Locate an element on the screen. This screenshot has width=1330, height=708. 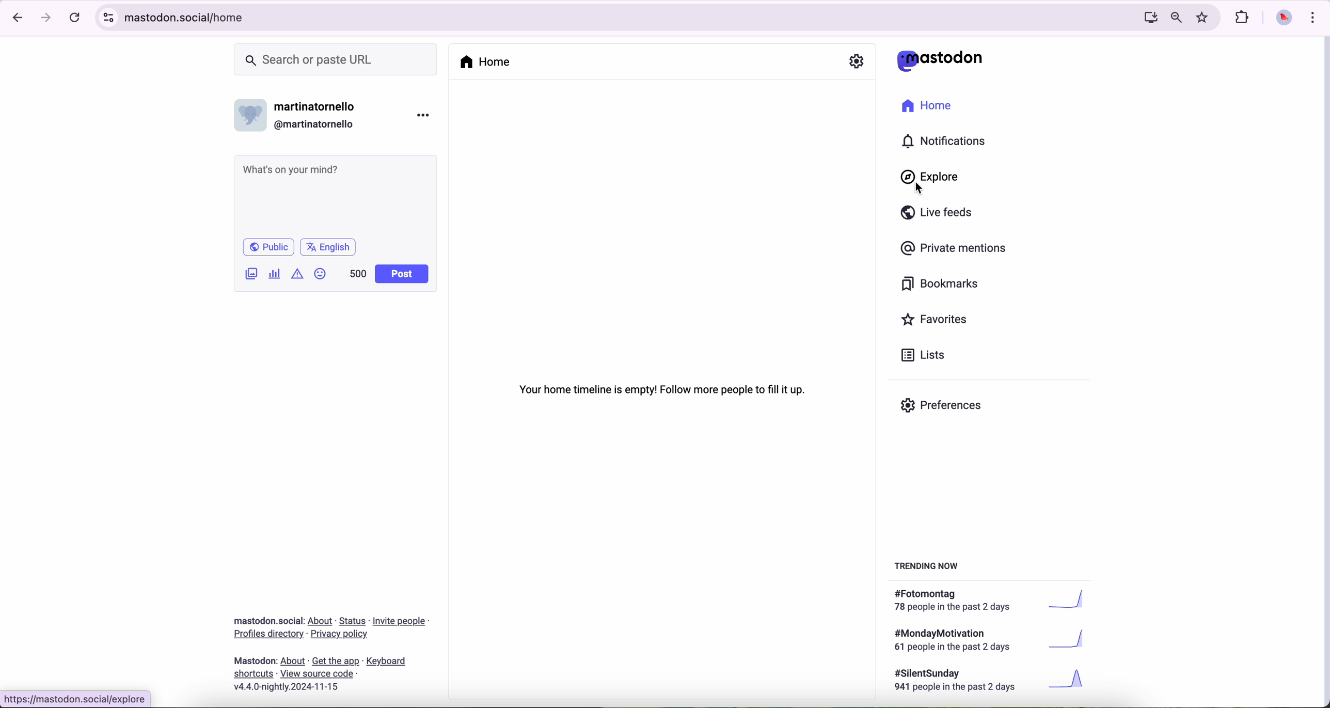
#silentsunday is located at coordinates (992, 682).